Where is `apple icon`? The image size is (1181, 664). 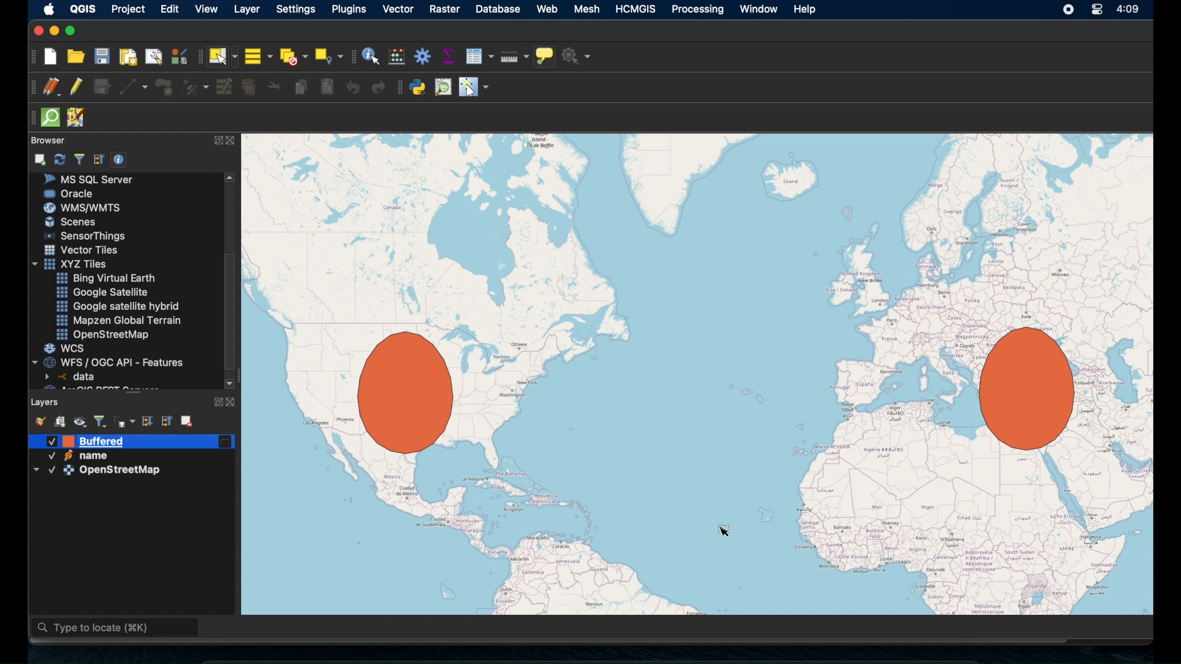 apple icon is located at coordinates (47, 9).